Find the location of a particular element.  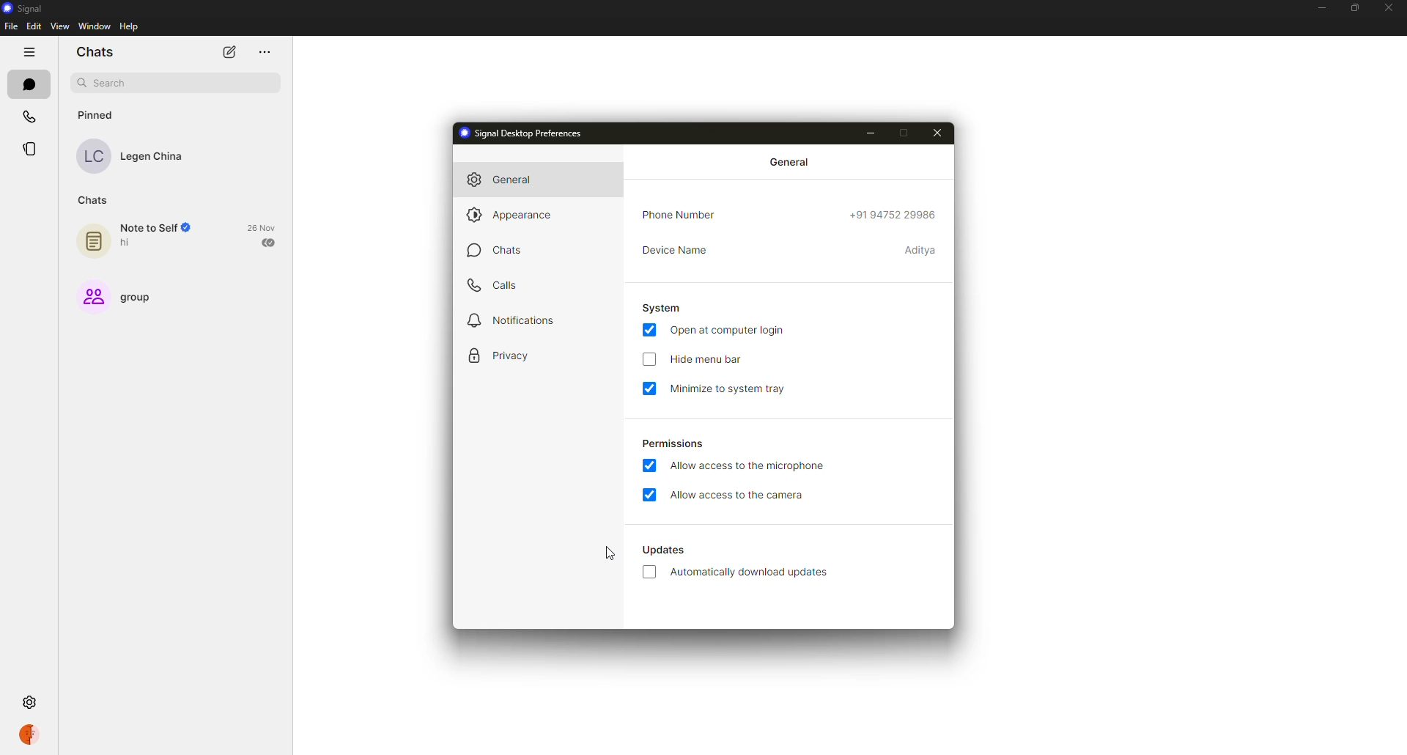

help is located at coordinates (130, 26).